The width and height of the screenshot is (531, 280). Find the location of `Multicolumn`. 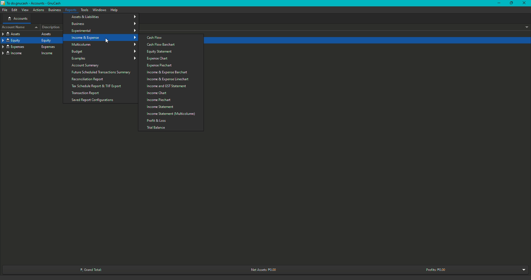

Multicolumn is located at coordinates (171, 114).